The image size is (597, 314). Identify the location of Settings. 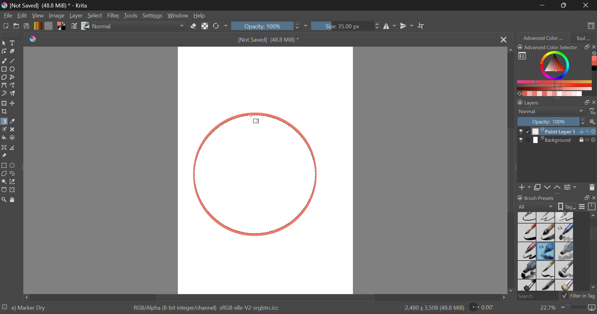
(154, 16).